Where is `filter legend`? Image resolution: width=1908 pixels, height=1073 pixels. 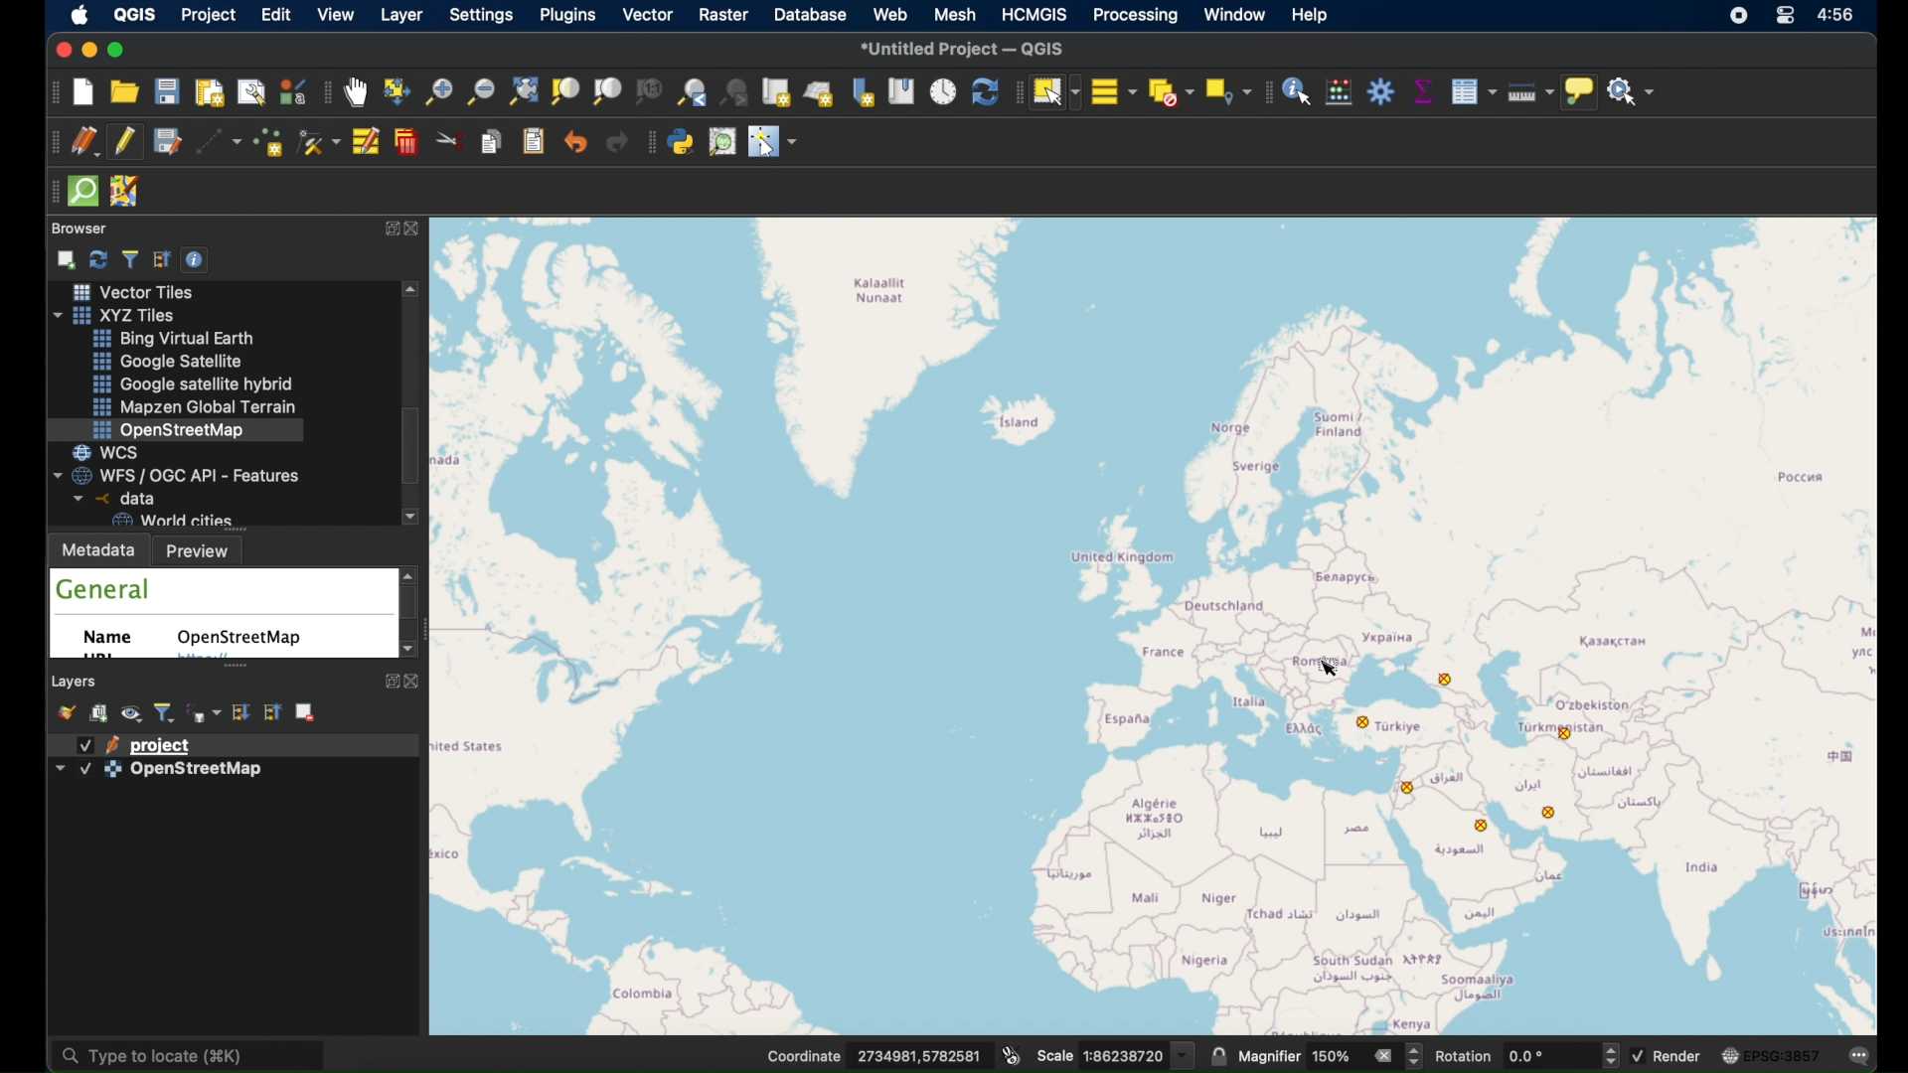
filter legend is located at coordinates (166, 712).